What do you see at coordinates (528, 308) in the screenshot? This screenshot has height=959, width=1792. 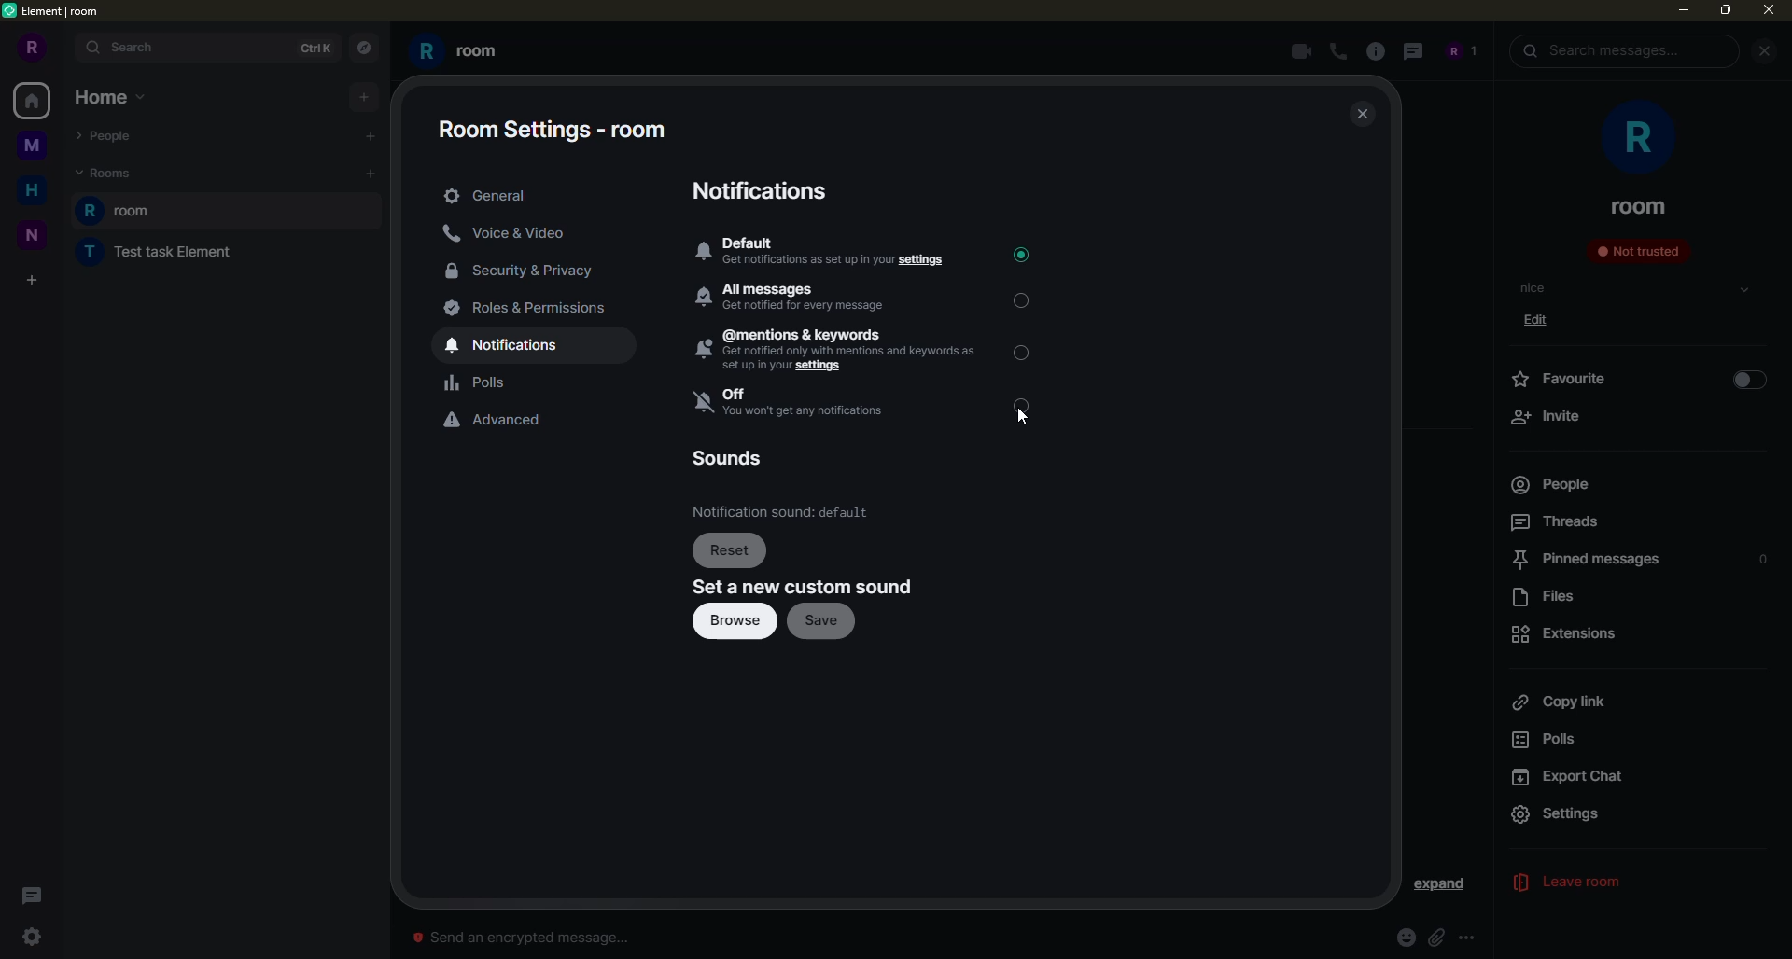 I see `roles& permissions` at bounding box center [528, 308].